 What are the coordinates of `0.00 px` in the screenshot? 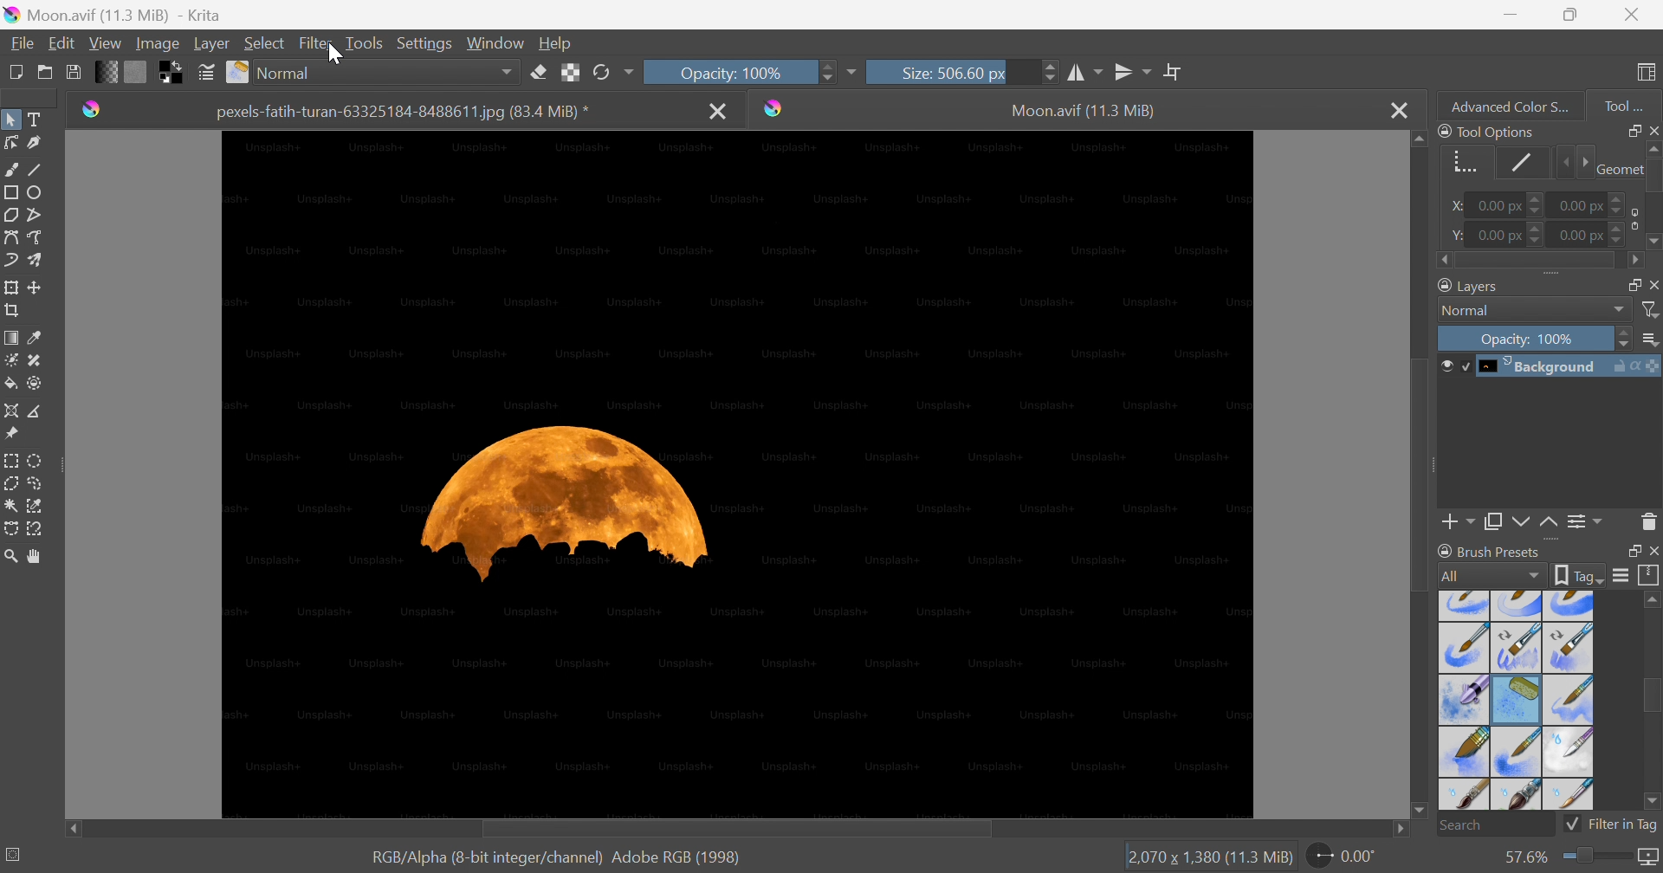 It's located at (1594, 203).